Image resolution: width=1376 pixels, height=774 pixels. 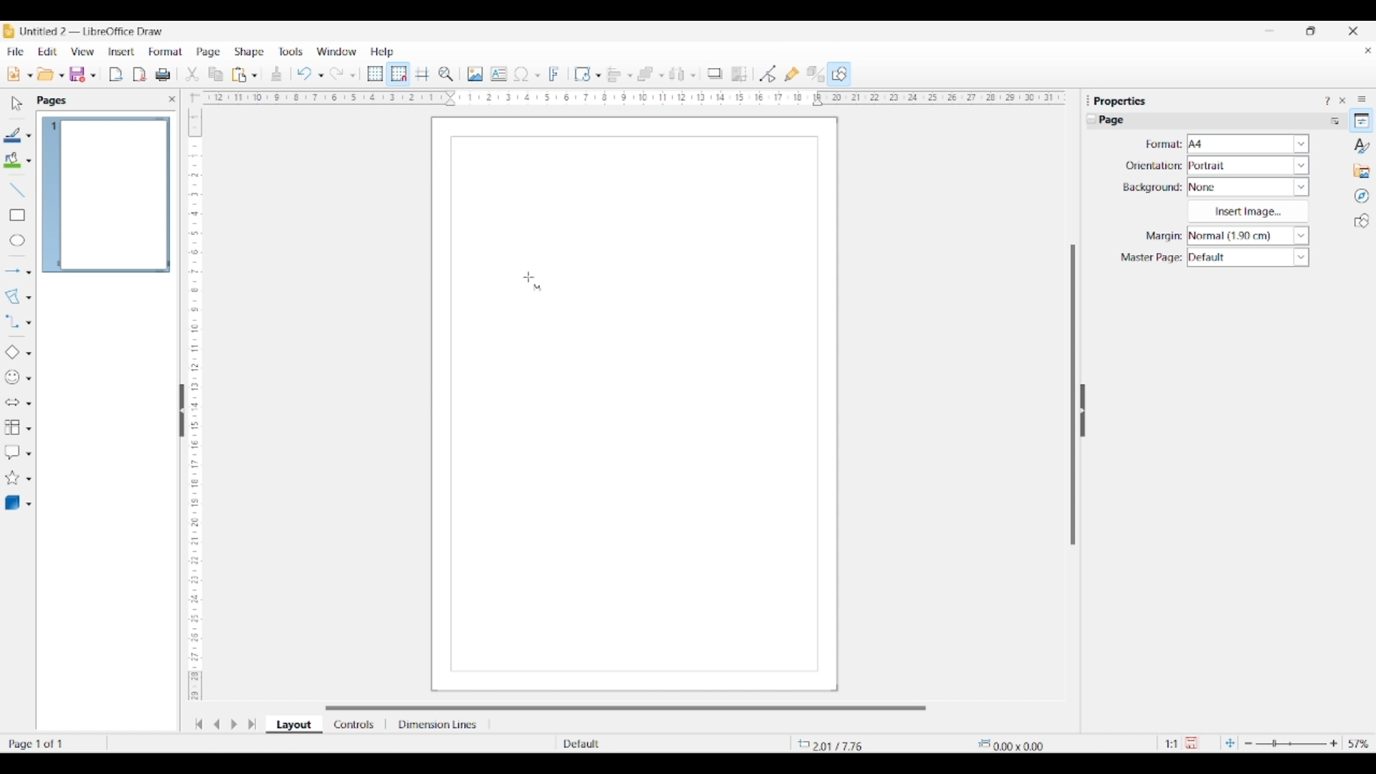 What do you see at coordinates (446, 75) in the screenshot?
I see `Zoom and pan` at bounding box center [446, 75].